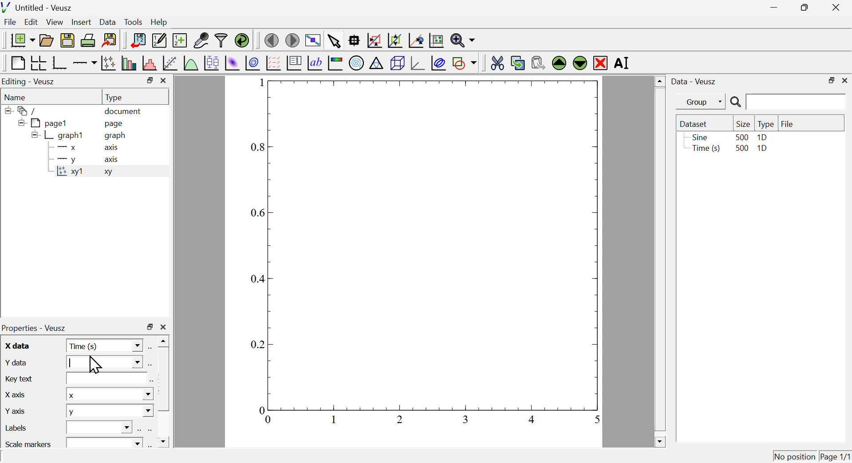 The width and height of the screenshot is (852, 463). I want to click on data veusz, so click(694, 81).